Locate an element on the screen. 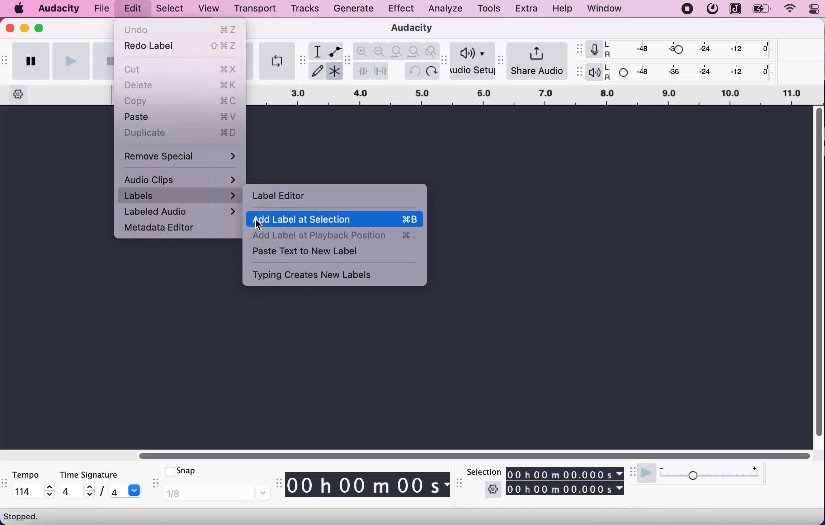 Image resolution: width=825 pixels, height=525 pixels. 114 is located at coordinates (26, 490).